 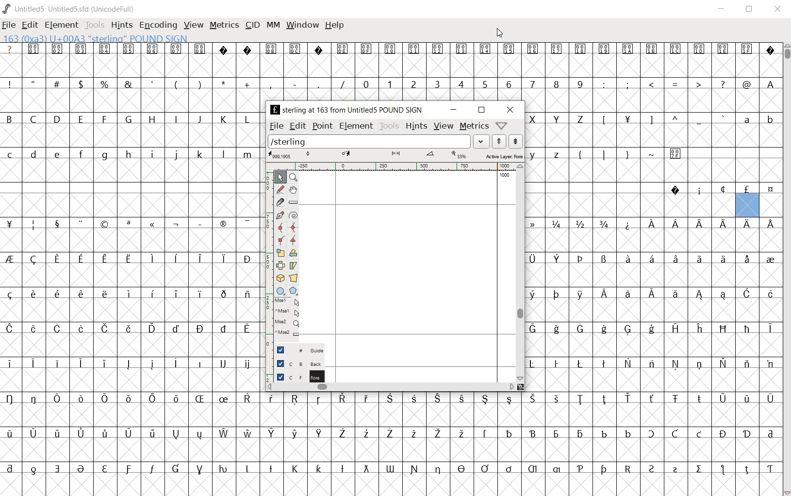 What do you see at coordinates (474, 126) in the screenshot?
I see `metrics` at bounding box center [474, 126].